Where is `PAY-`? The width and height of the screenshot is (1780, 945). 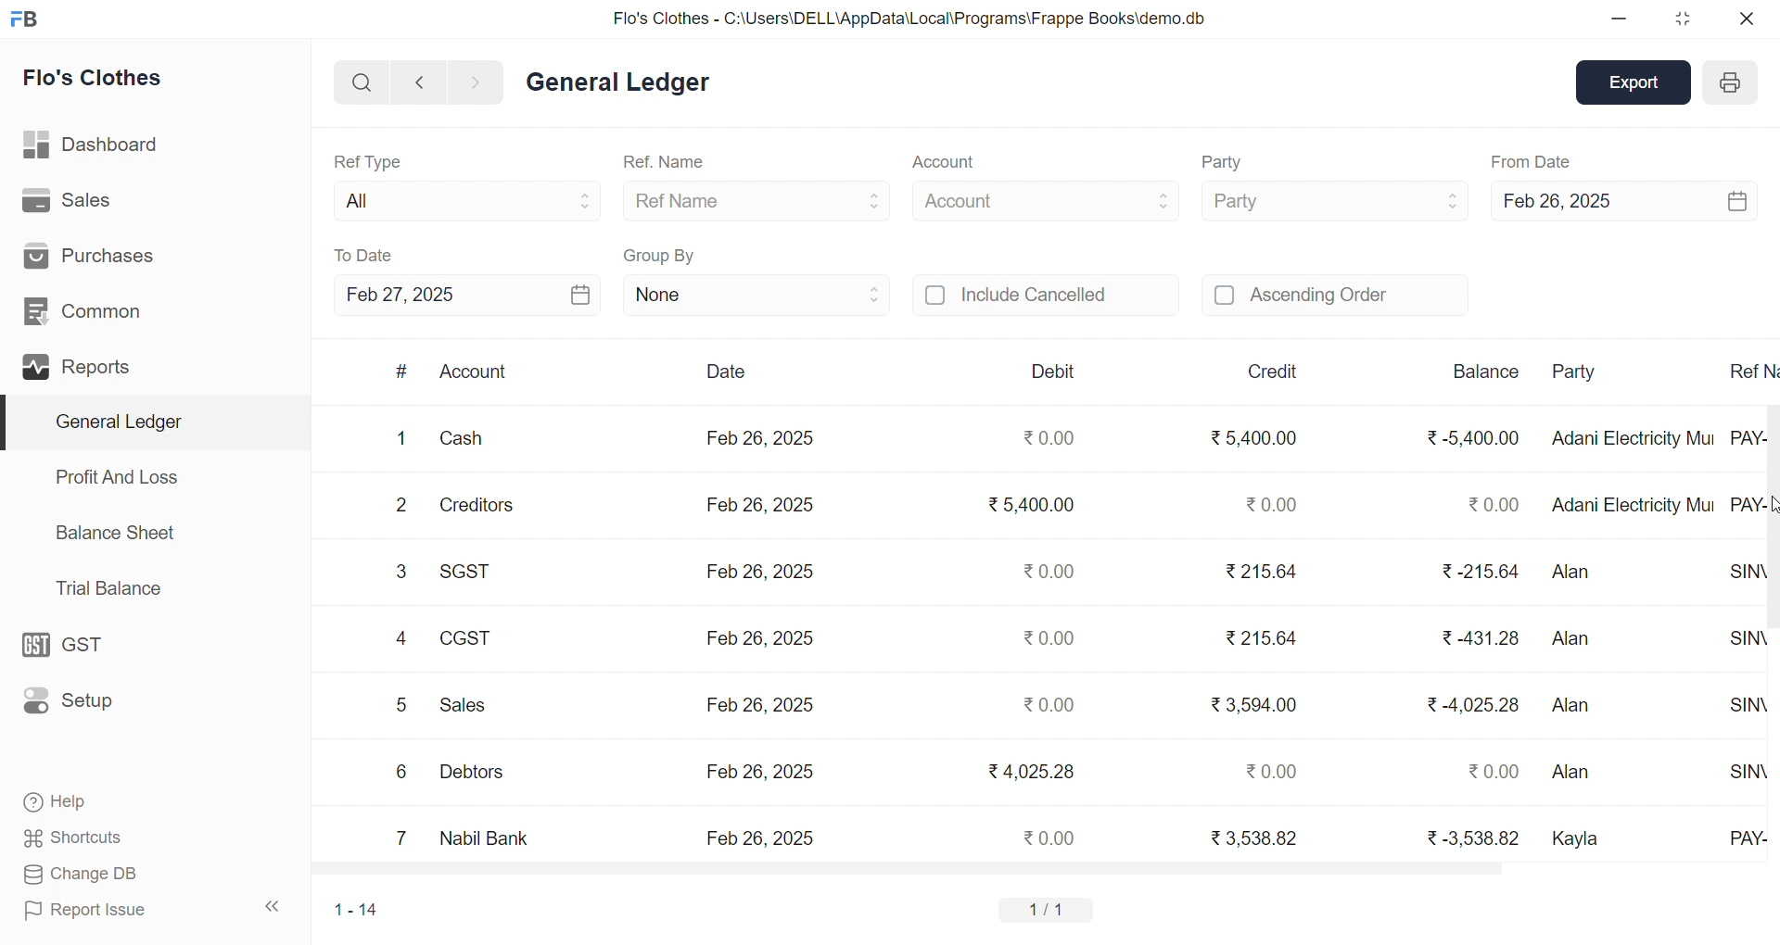 PAY- is located at coordinates (1734, 838).